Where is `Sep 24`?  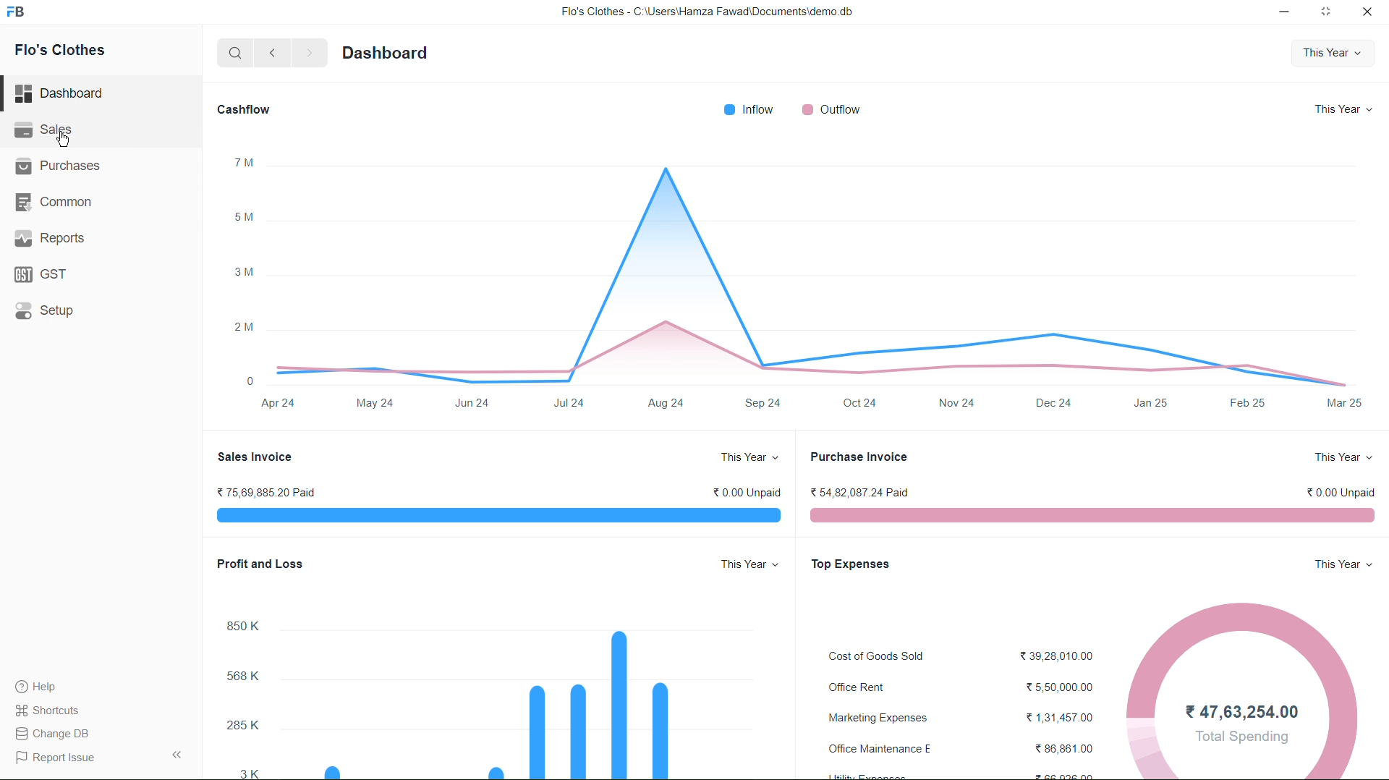 Sep 24 is located at coordinates (762, 401).